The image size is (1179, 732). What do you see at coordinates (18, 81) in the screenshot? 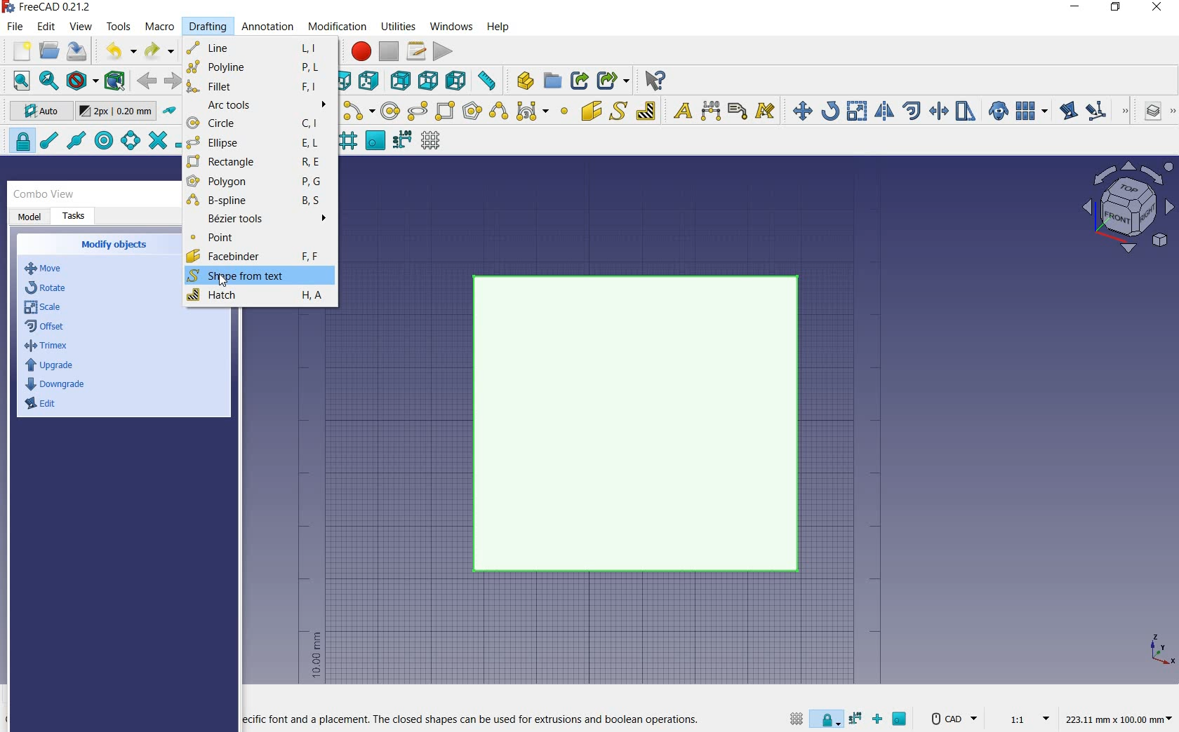
I see `fit all` at bounding box center [18, 81].